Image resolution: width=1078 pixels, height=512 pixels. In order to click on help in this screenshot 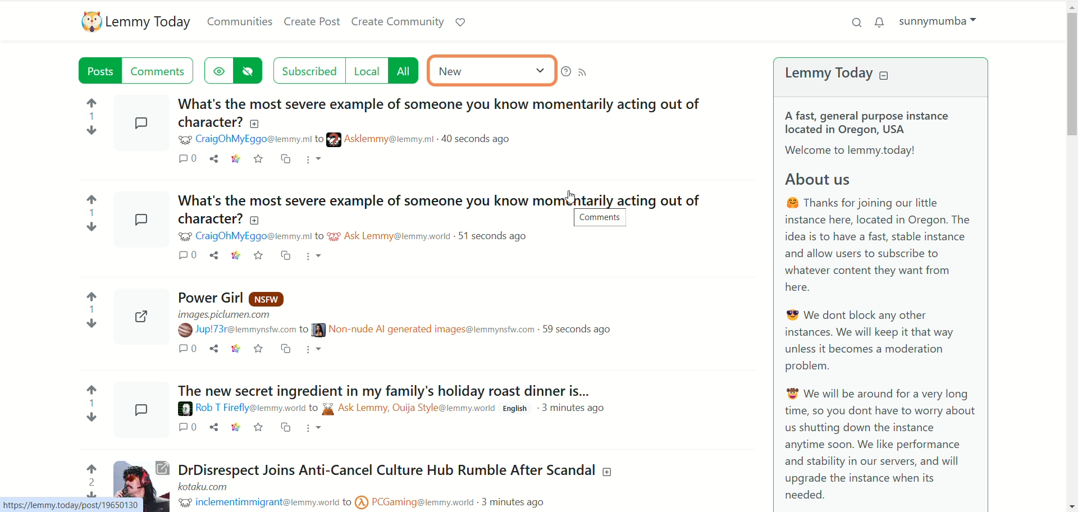, I will do `click(564, 71)`.